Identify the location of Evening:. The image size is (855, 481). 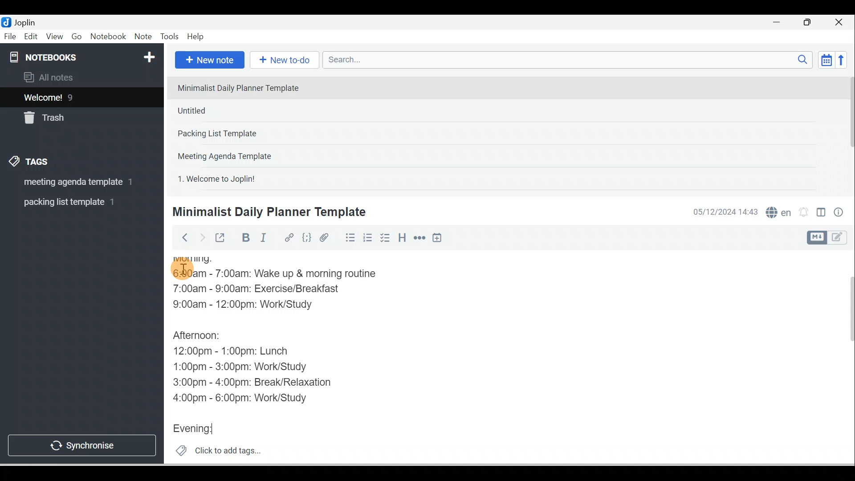
(198, 430).